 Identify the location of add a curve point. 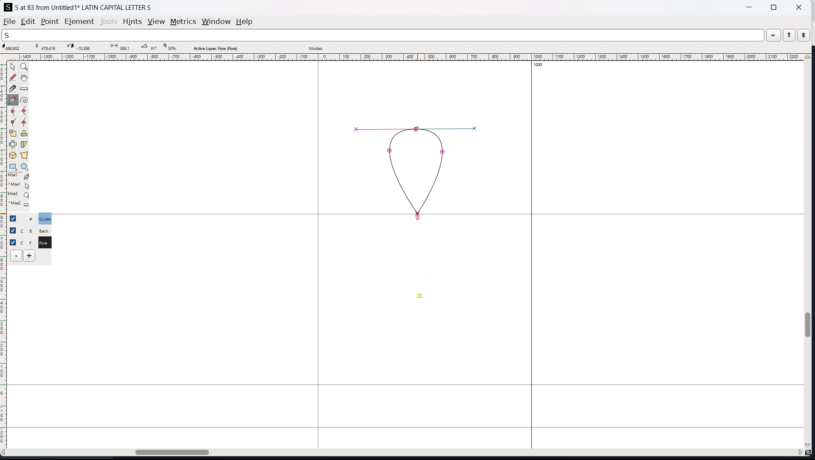
(13, 111).